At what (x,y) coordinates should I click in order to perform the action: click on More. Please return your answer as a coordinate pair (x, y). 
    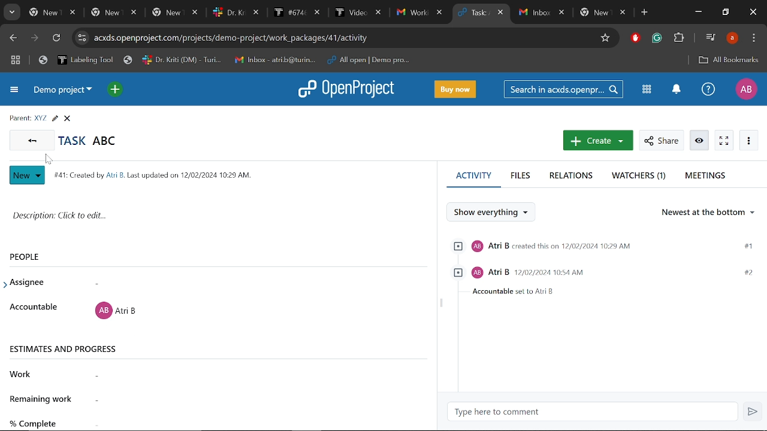
    Looking at the image, I should click on (749, 139).